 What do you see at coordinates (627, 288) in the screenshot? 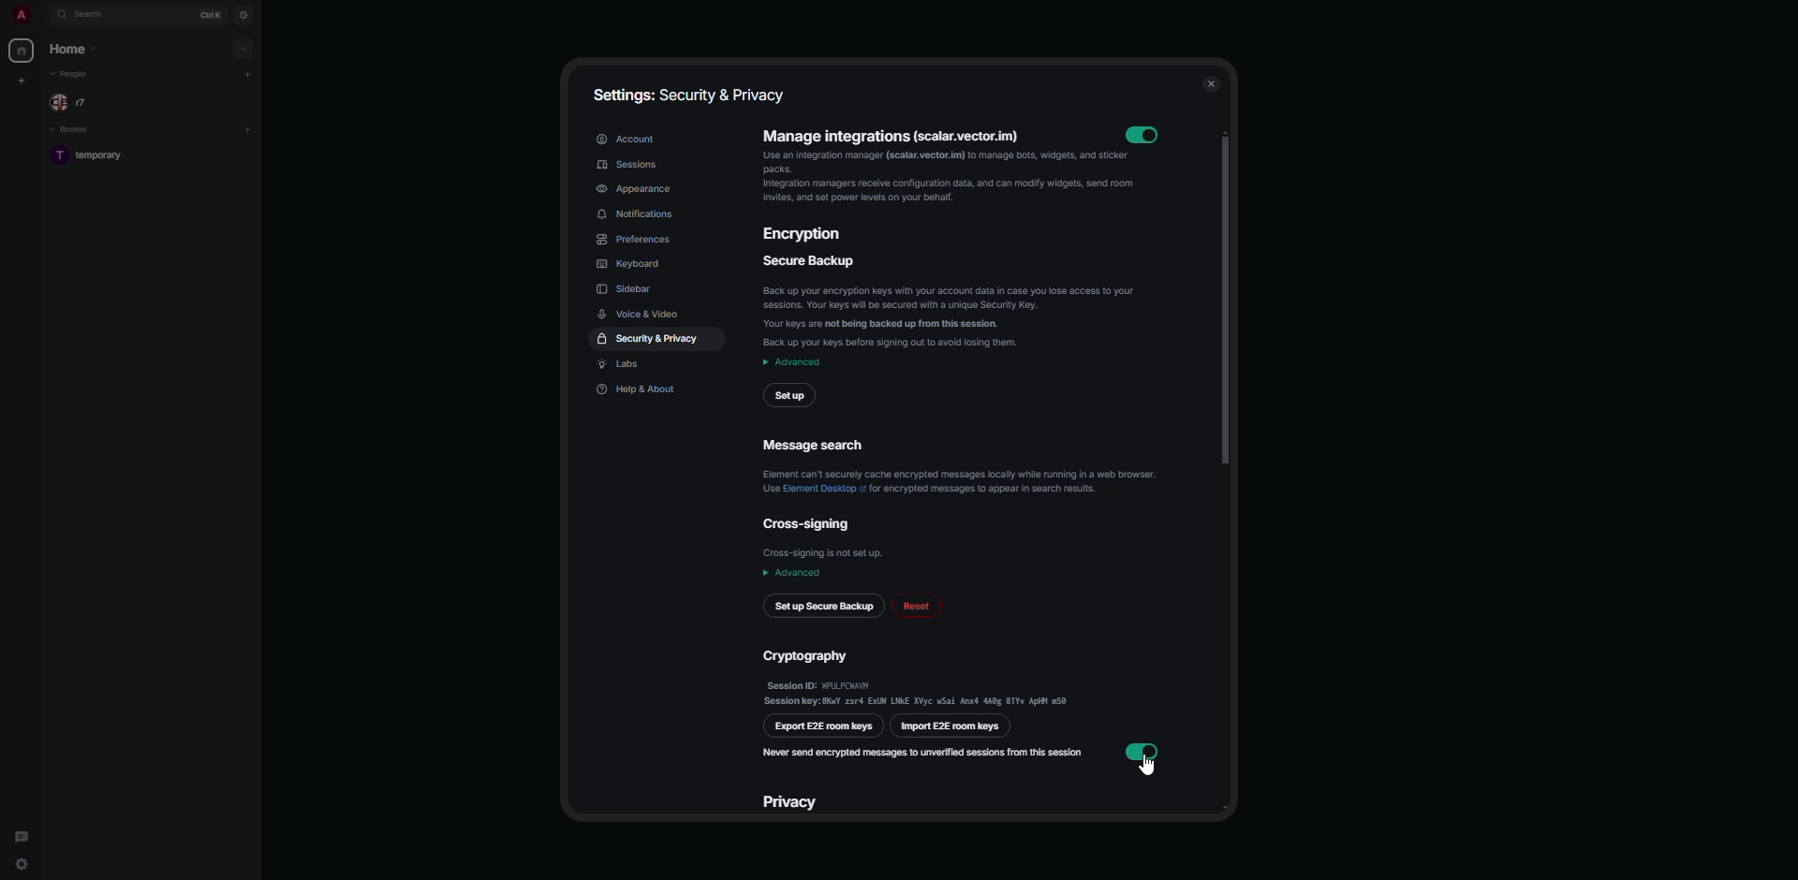
I see `sidebar` at bounding box center [627, 288].